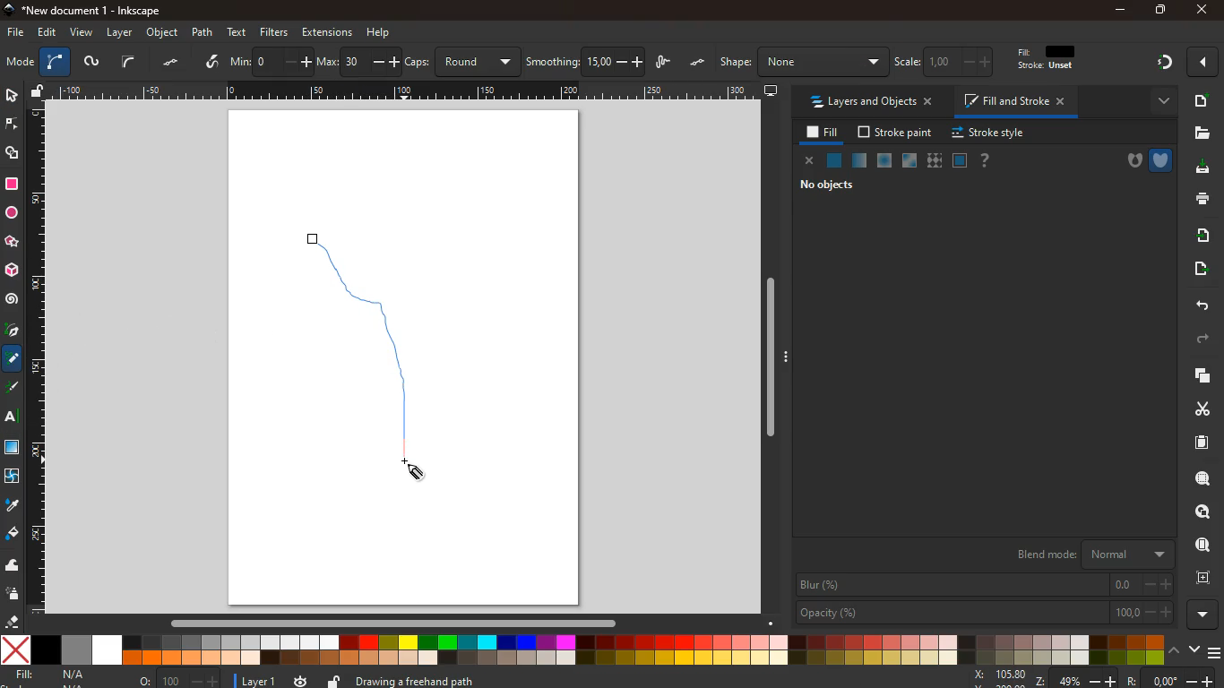 This screenshot has height=688, width=1224. What do you see at coordinates (1163, 159) in the screenshot?
I see `shield` at bounding box center [1163, 159].